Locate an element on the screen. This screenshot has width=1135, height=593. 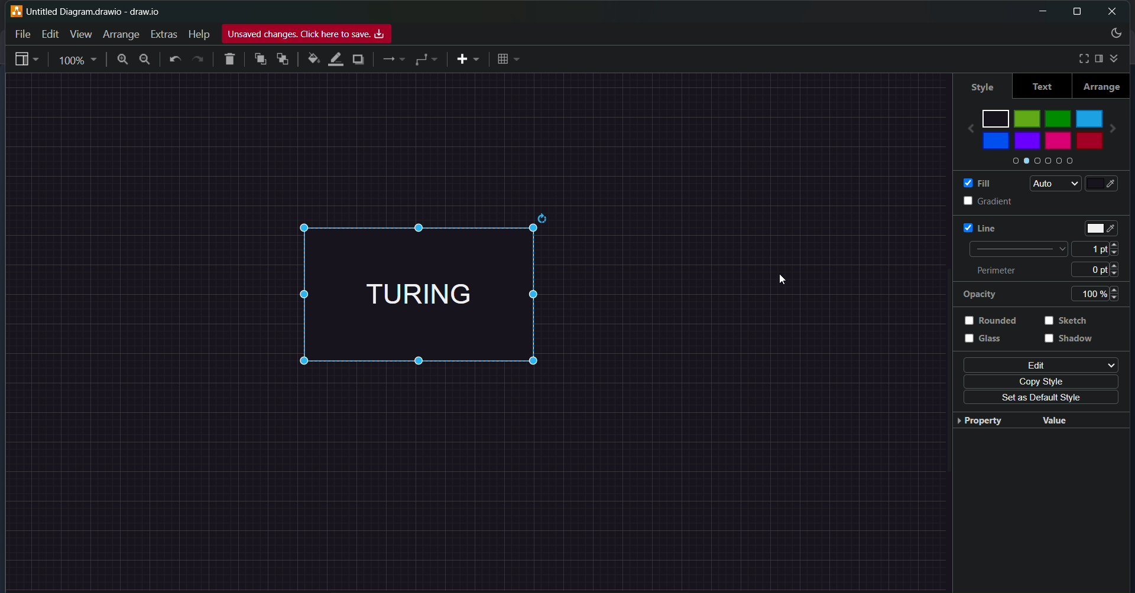
Unsaved changes. Click here to save. os is located at coordinates (307, 34).